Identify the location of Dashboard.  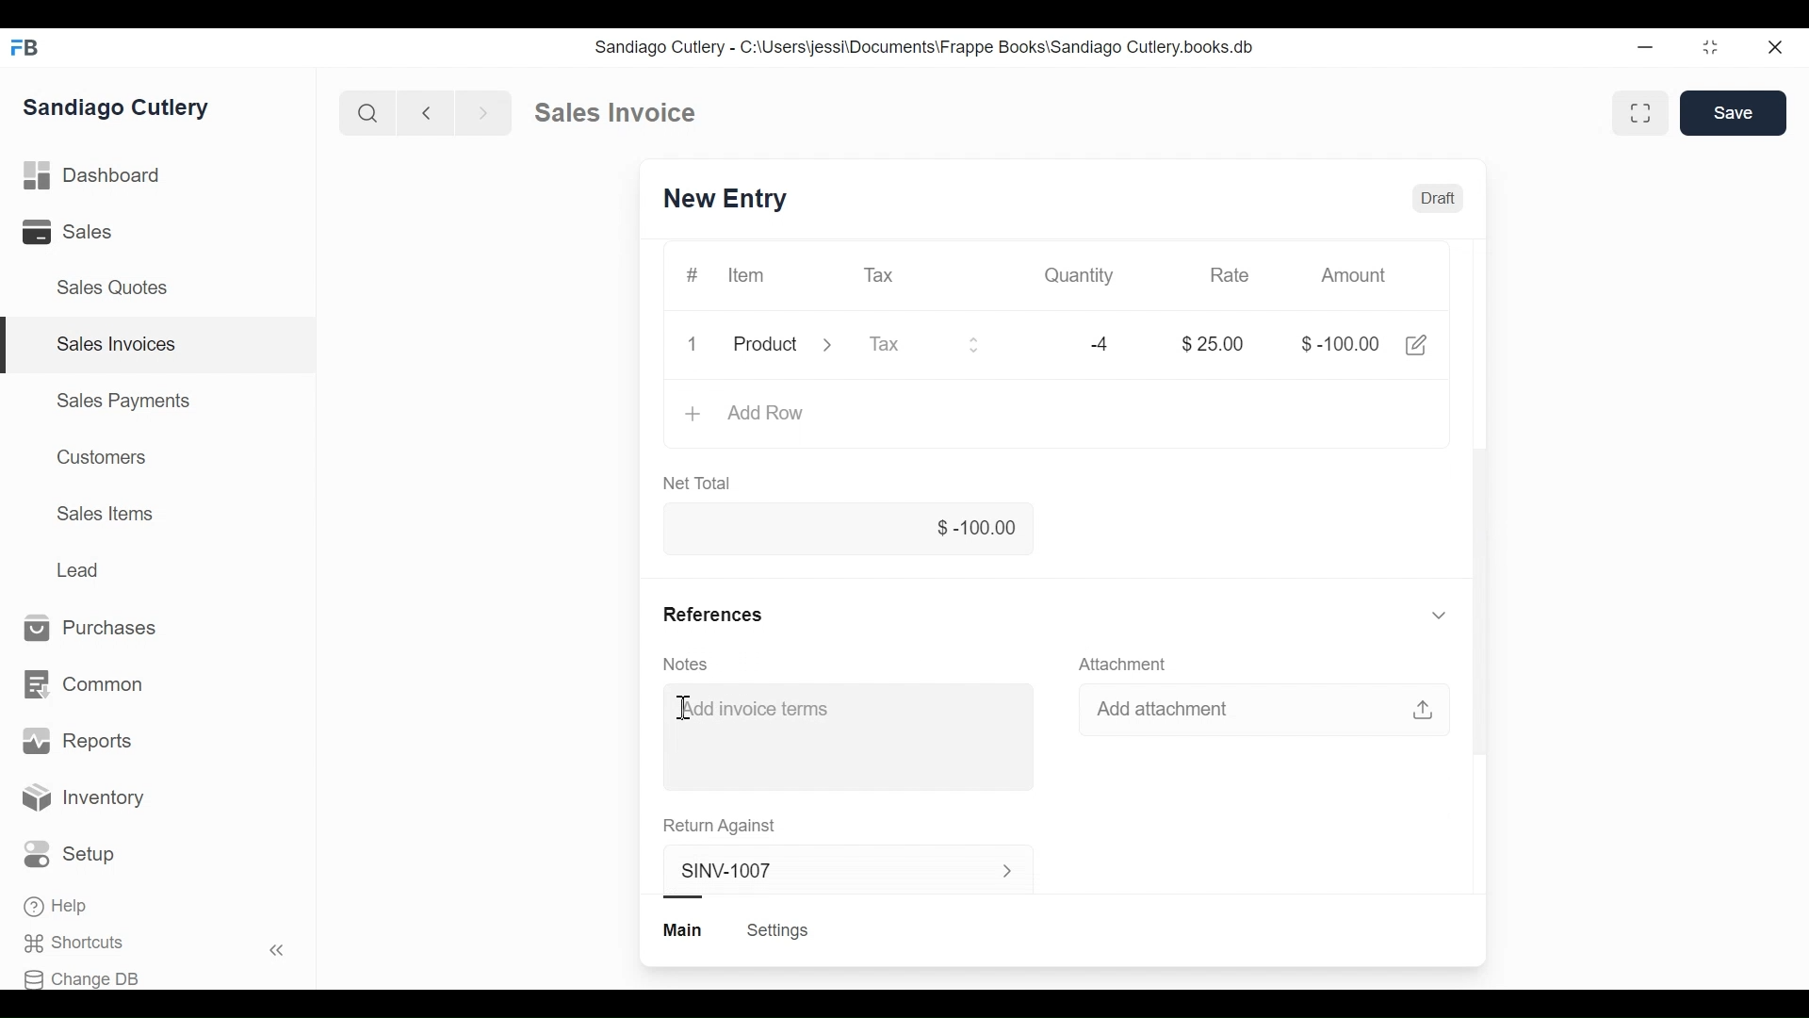
(91, 175).